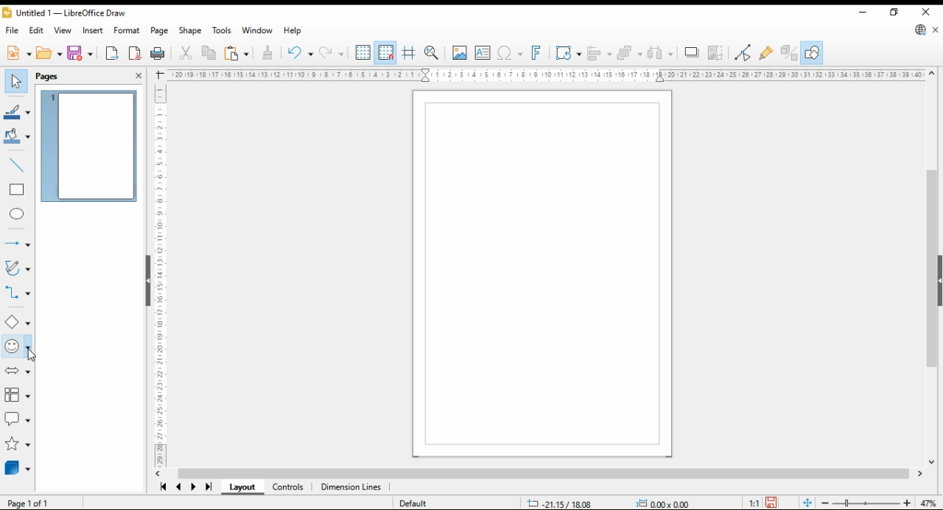 The width and height of the screenshot is (943, 510). I want to click on tools, so click(222, 30).